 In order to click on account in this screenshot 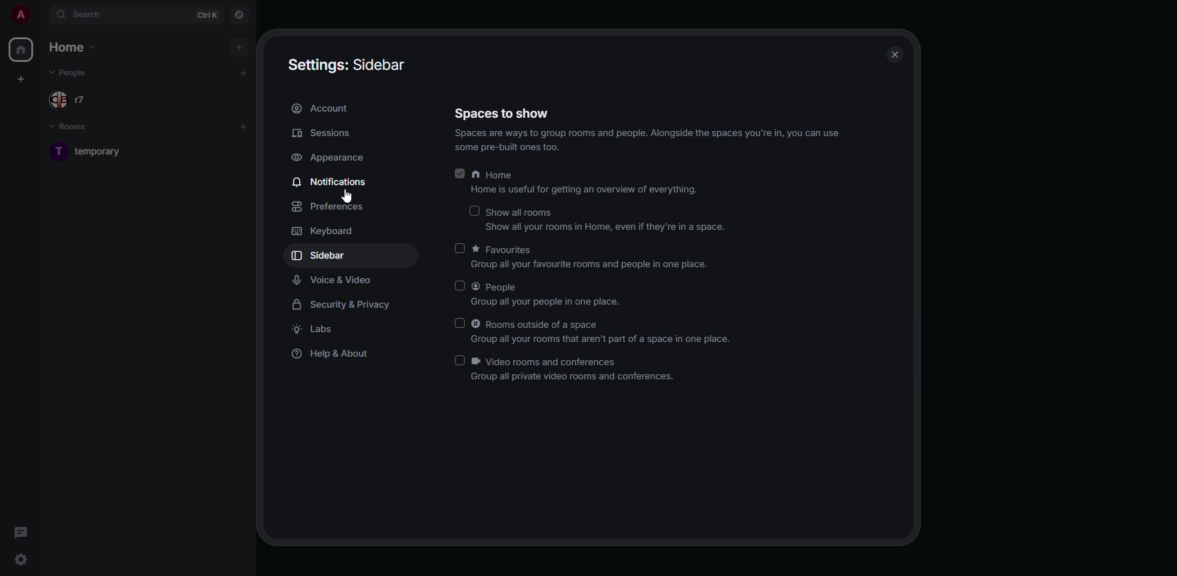, I will do `click(326, 108)`.